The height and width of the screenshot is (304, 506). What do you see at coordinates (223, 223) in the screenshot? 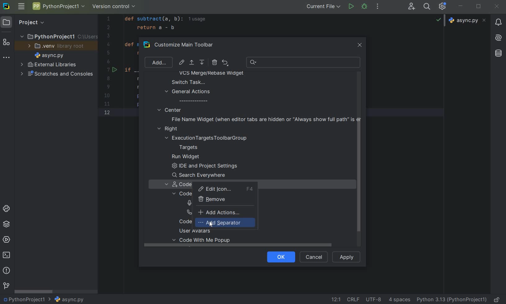
I see `add separator` at bounding box center [223, 223].